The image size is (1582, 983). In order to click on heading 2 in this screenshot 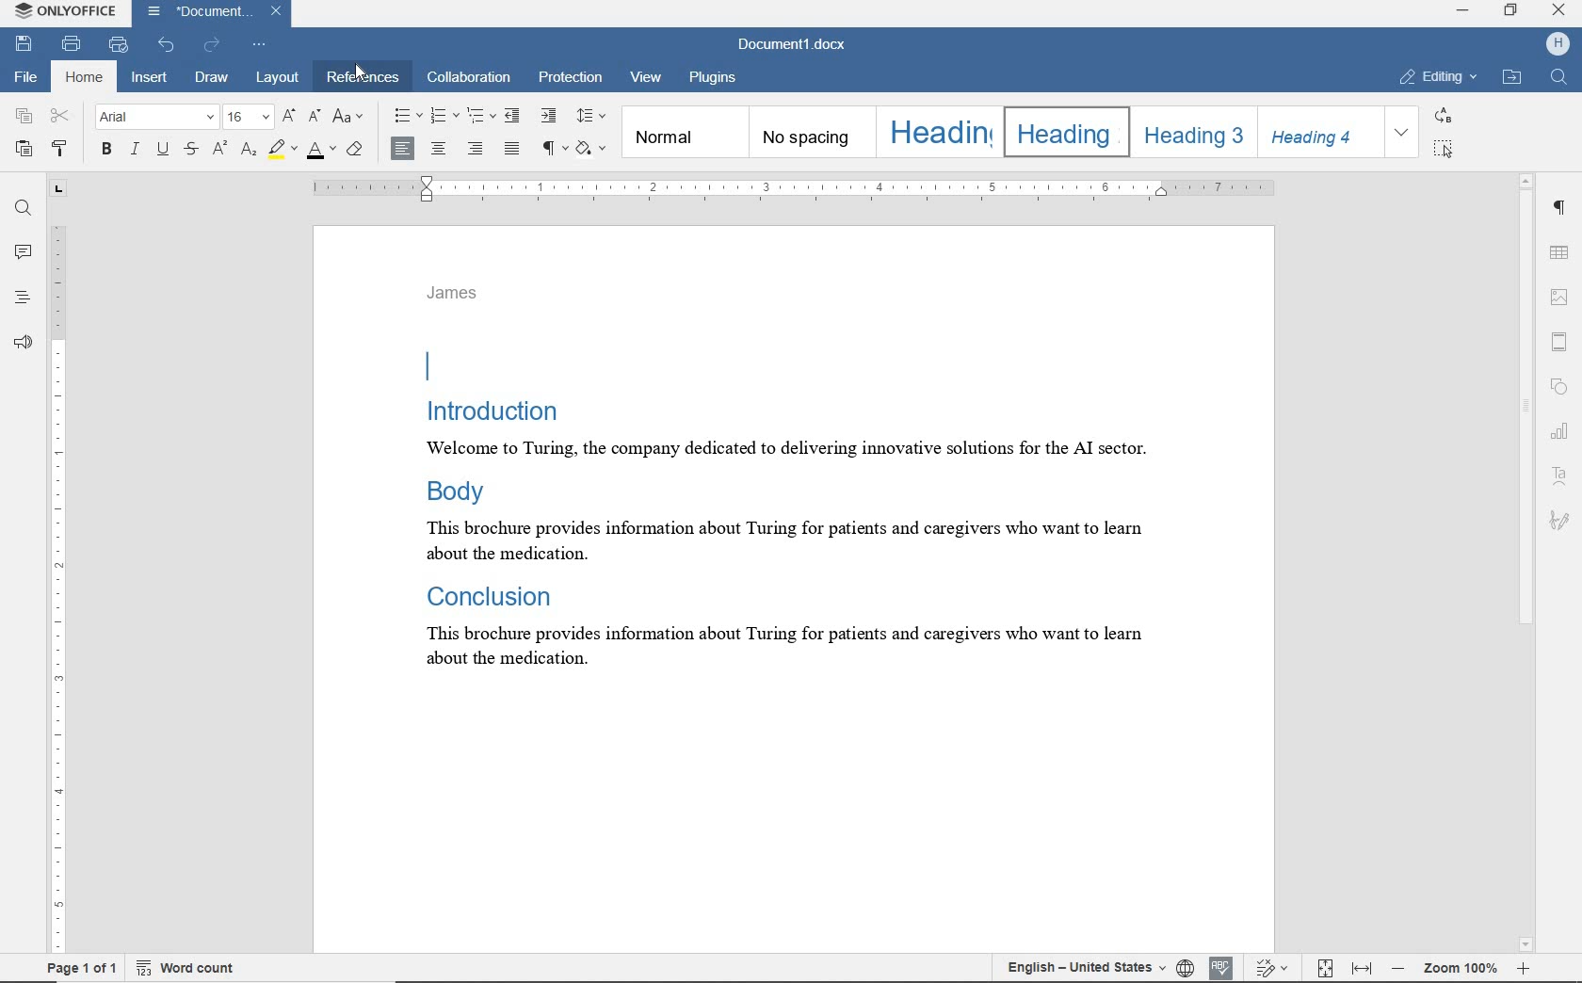, I will do `click(1063, 132)`.